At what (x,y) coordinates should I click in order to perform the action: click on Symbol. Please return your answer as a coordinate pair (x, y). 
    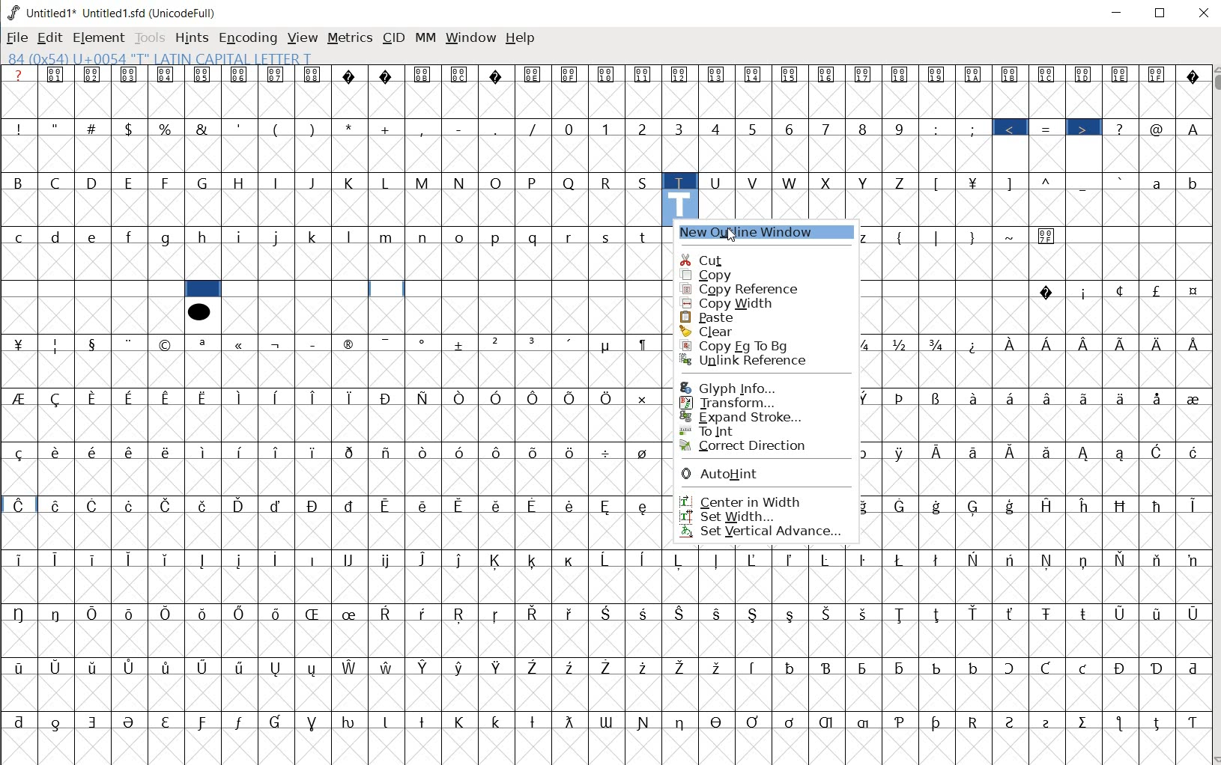
    Looking at the image, I should click on (864, 560).